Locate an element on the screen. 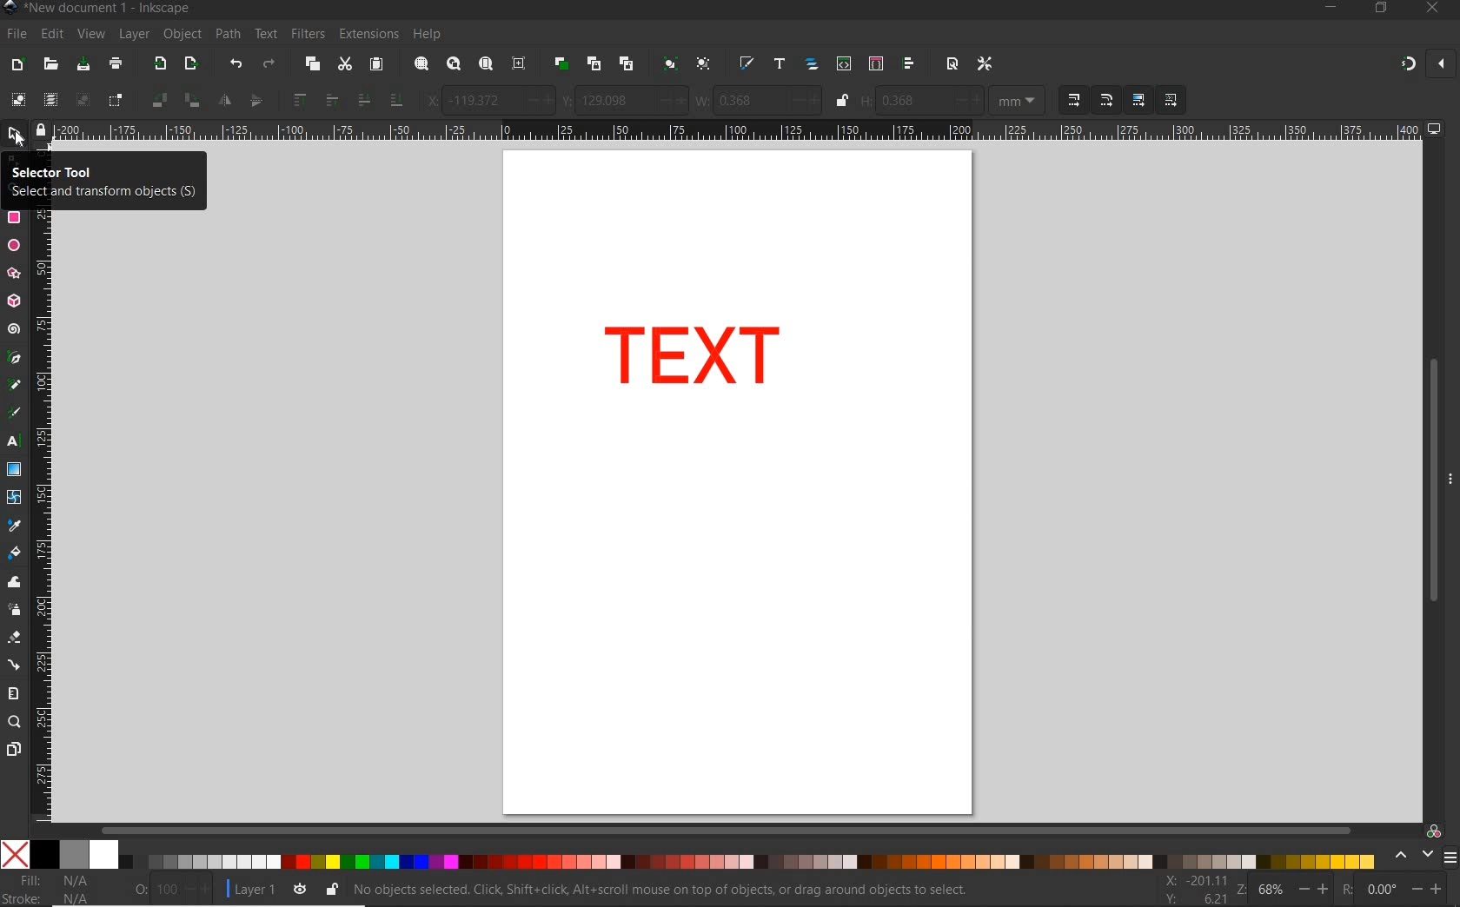 The width and height of the screenshot is (1460, 907). HEIGHT OF SELECTION is located at coordinates (920, 102).